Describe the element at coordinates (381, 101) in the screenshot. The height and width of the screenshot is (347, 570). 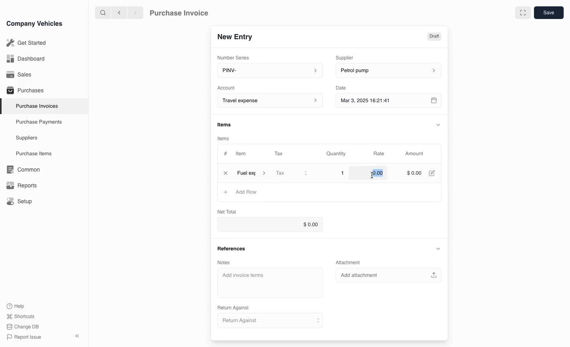
I see `Mar 3, 2025 16:21:41` at that location.